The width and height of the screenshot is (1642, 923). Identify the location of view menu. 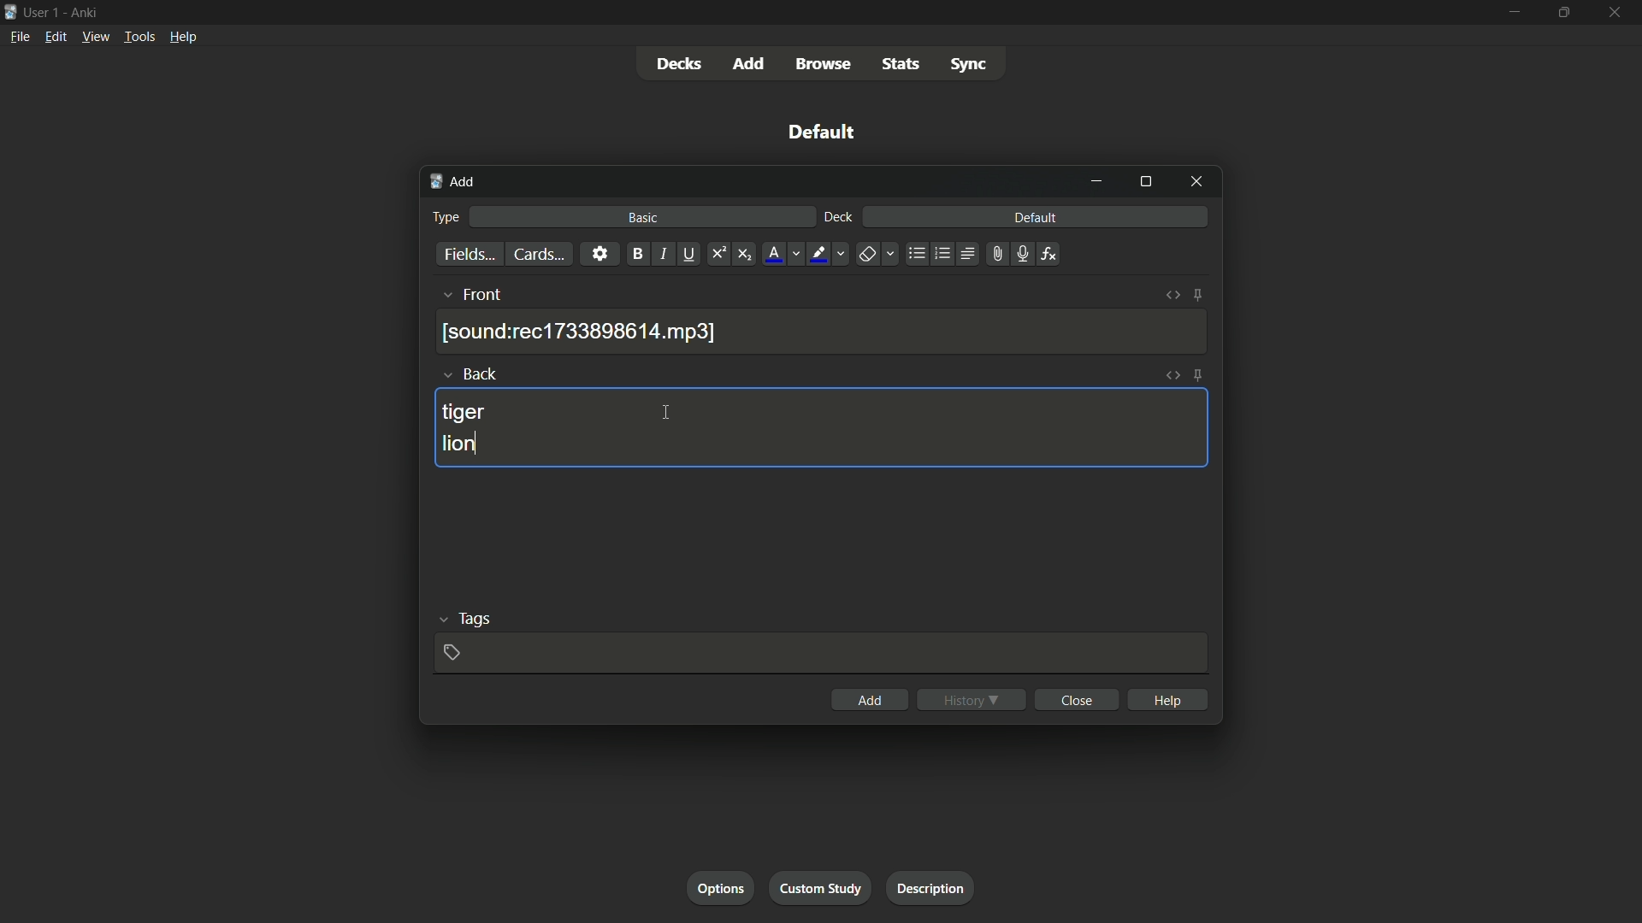
(96, 37).